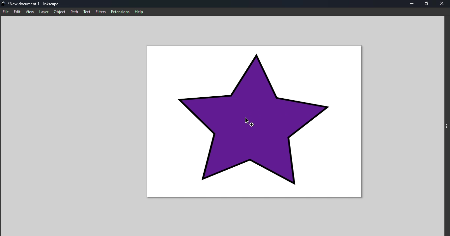 The image size is (450, 236). I want to click on File, so click(6, 12).